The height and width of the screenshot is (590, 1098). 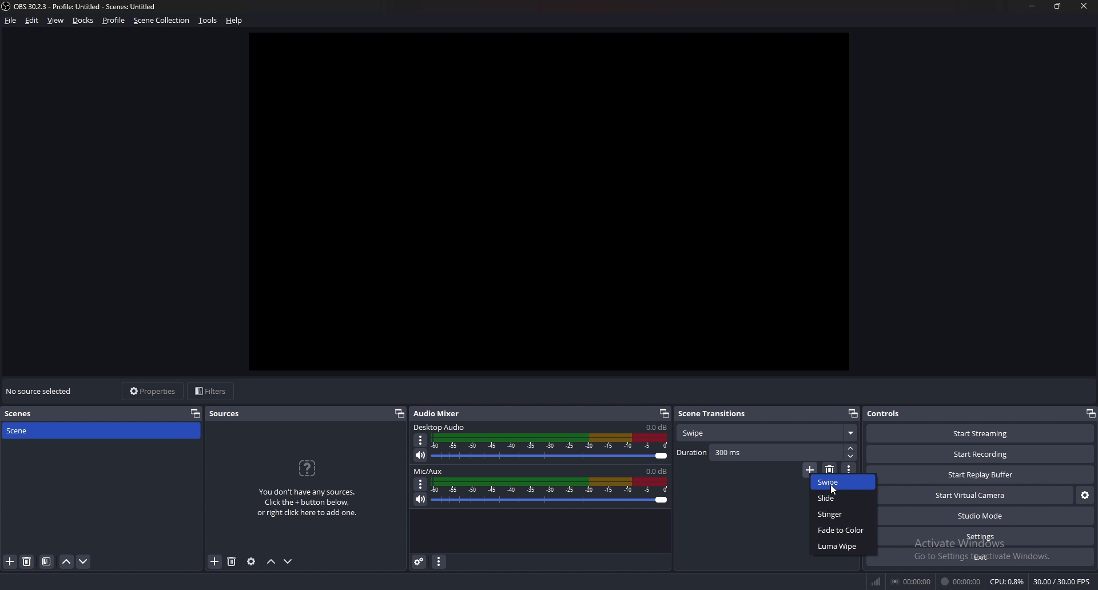 What do you see at coordinates (985, 557) in the screenshot?
I see `exit` at bounding box center [985, 557].